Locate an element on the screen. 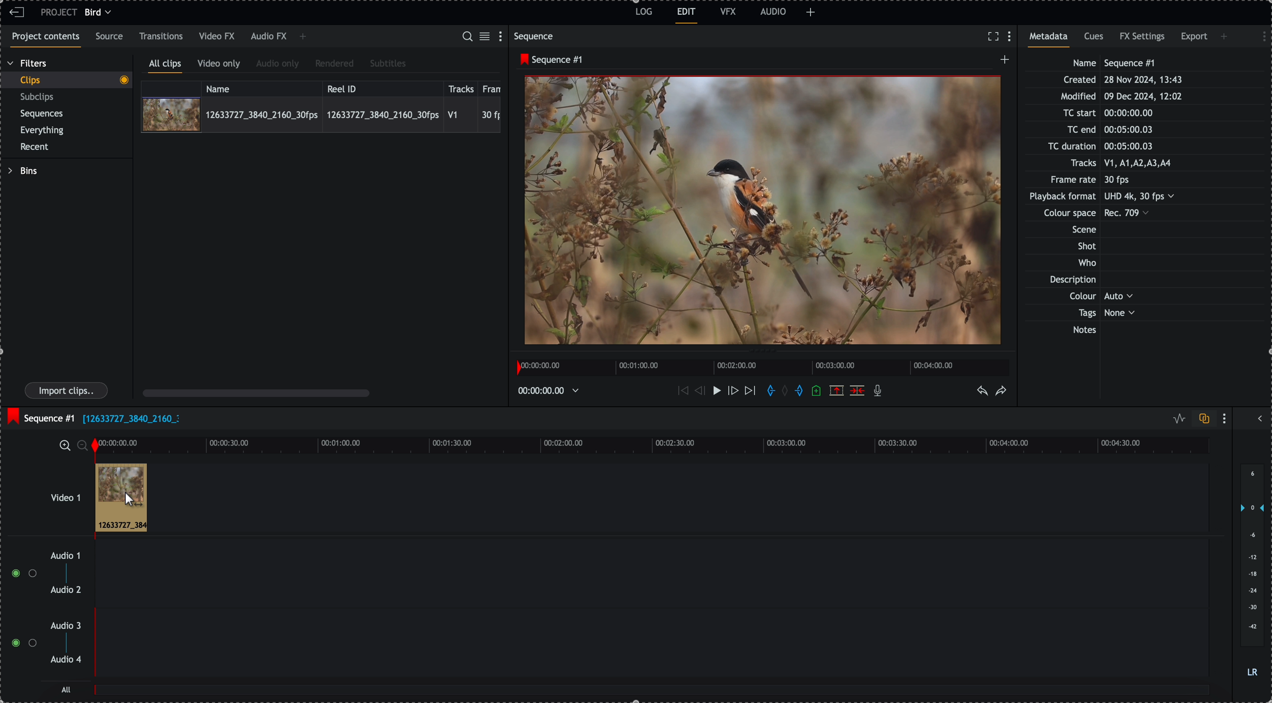 The width and height of the screenshot is (1272, 703). move backward is located at coordinates (681, 392).